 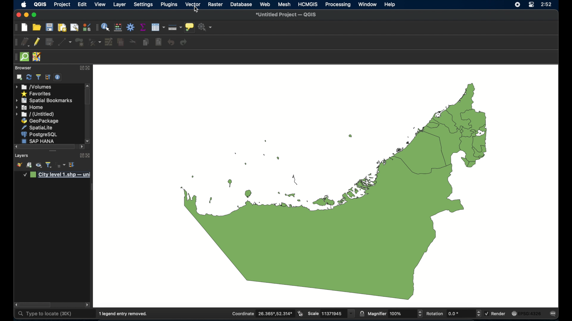 I want to click on toggle editing, so click(x=37, y=42).